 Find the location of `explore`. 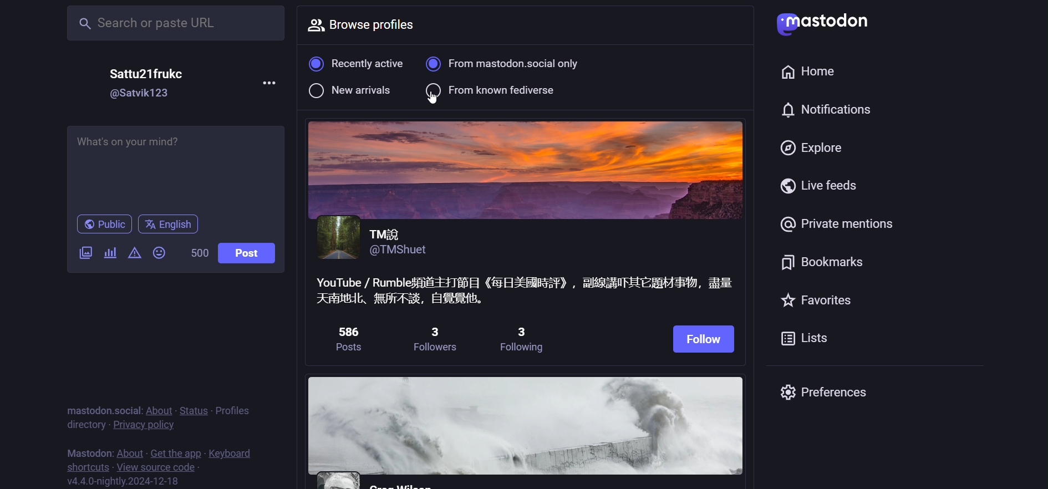

explore is located at coordinates (813, 147).